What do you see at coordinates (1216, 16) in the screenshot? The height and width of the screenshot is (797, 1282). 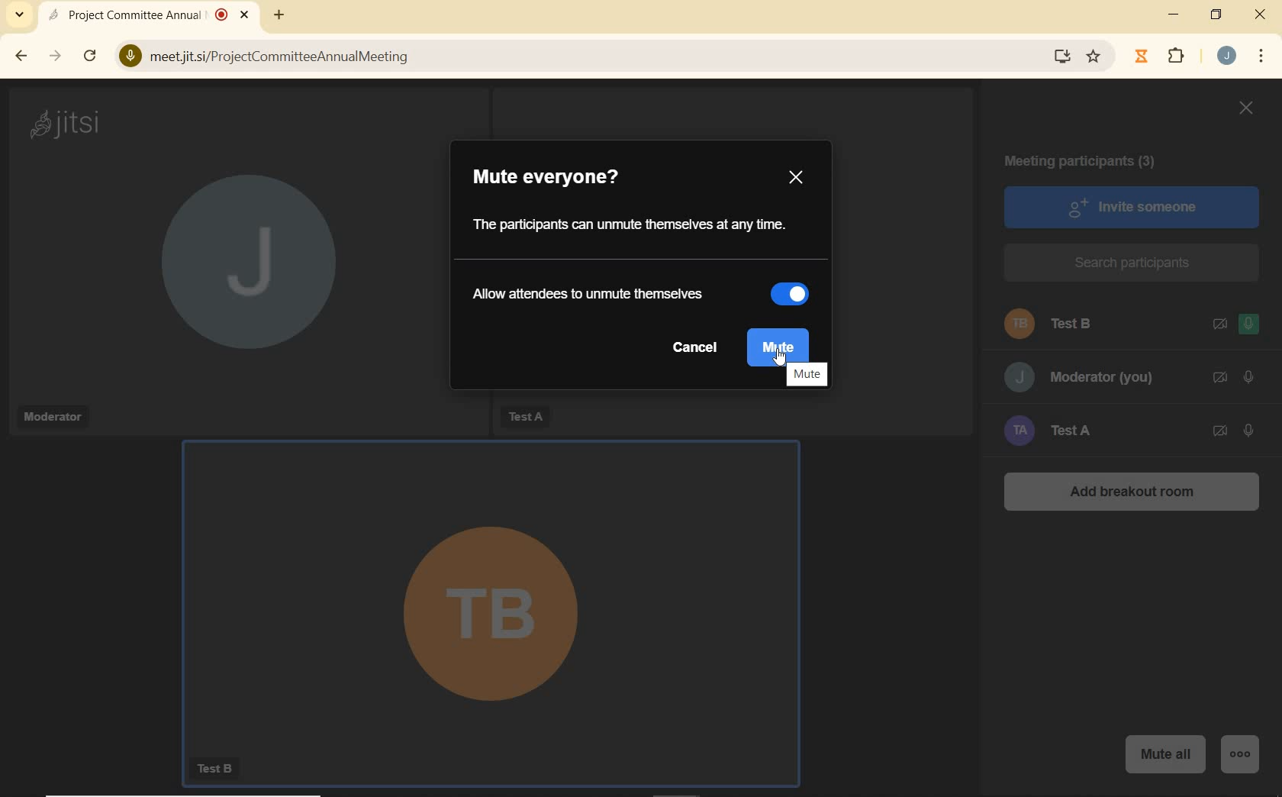 I see `RESTORE DOWN` at bounding box center [1216, 16].